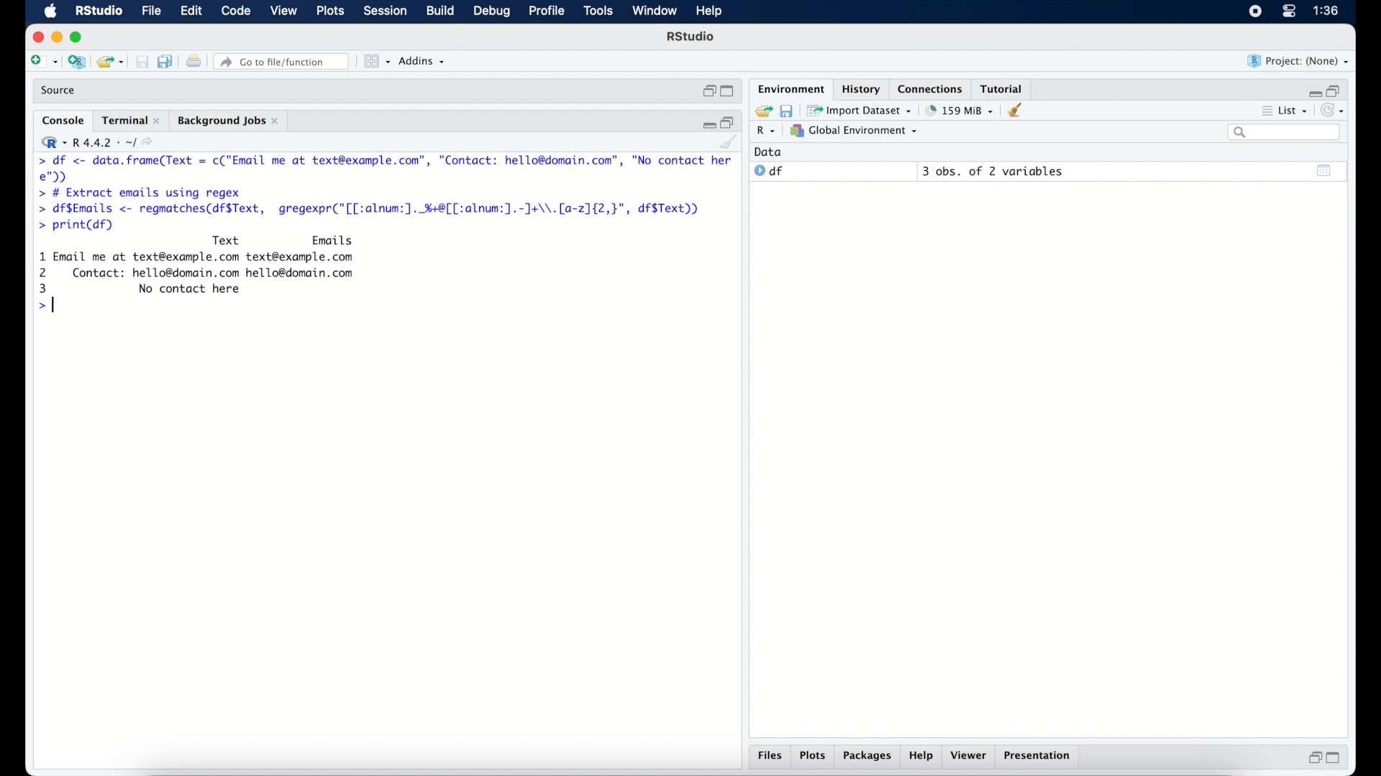 The height and width of the screenshot is (776, 1381). I want to click on clear console, so click(1018, 111).